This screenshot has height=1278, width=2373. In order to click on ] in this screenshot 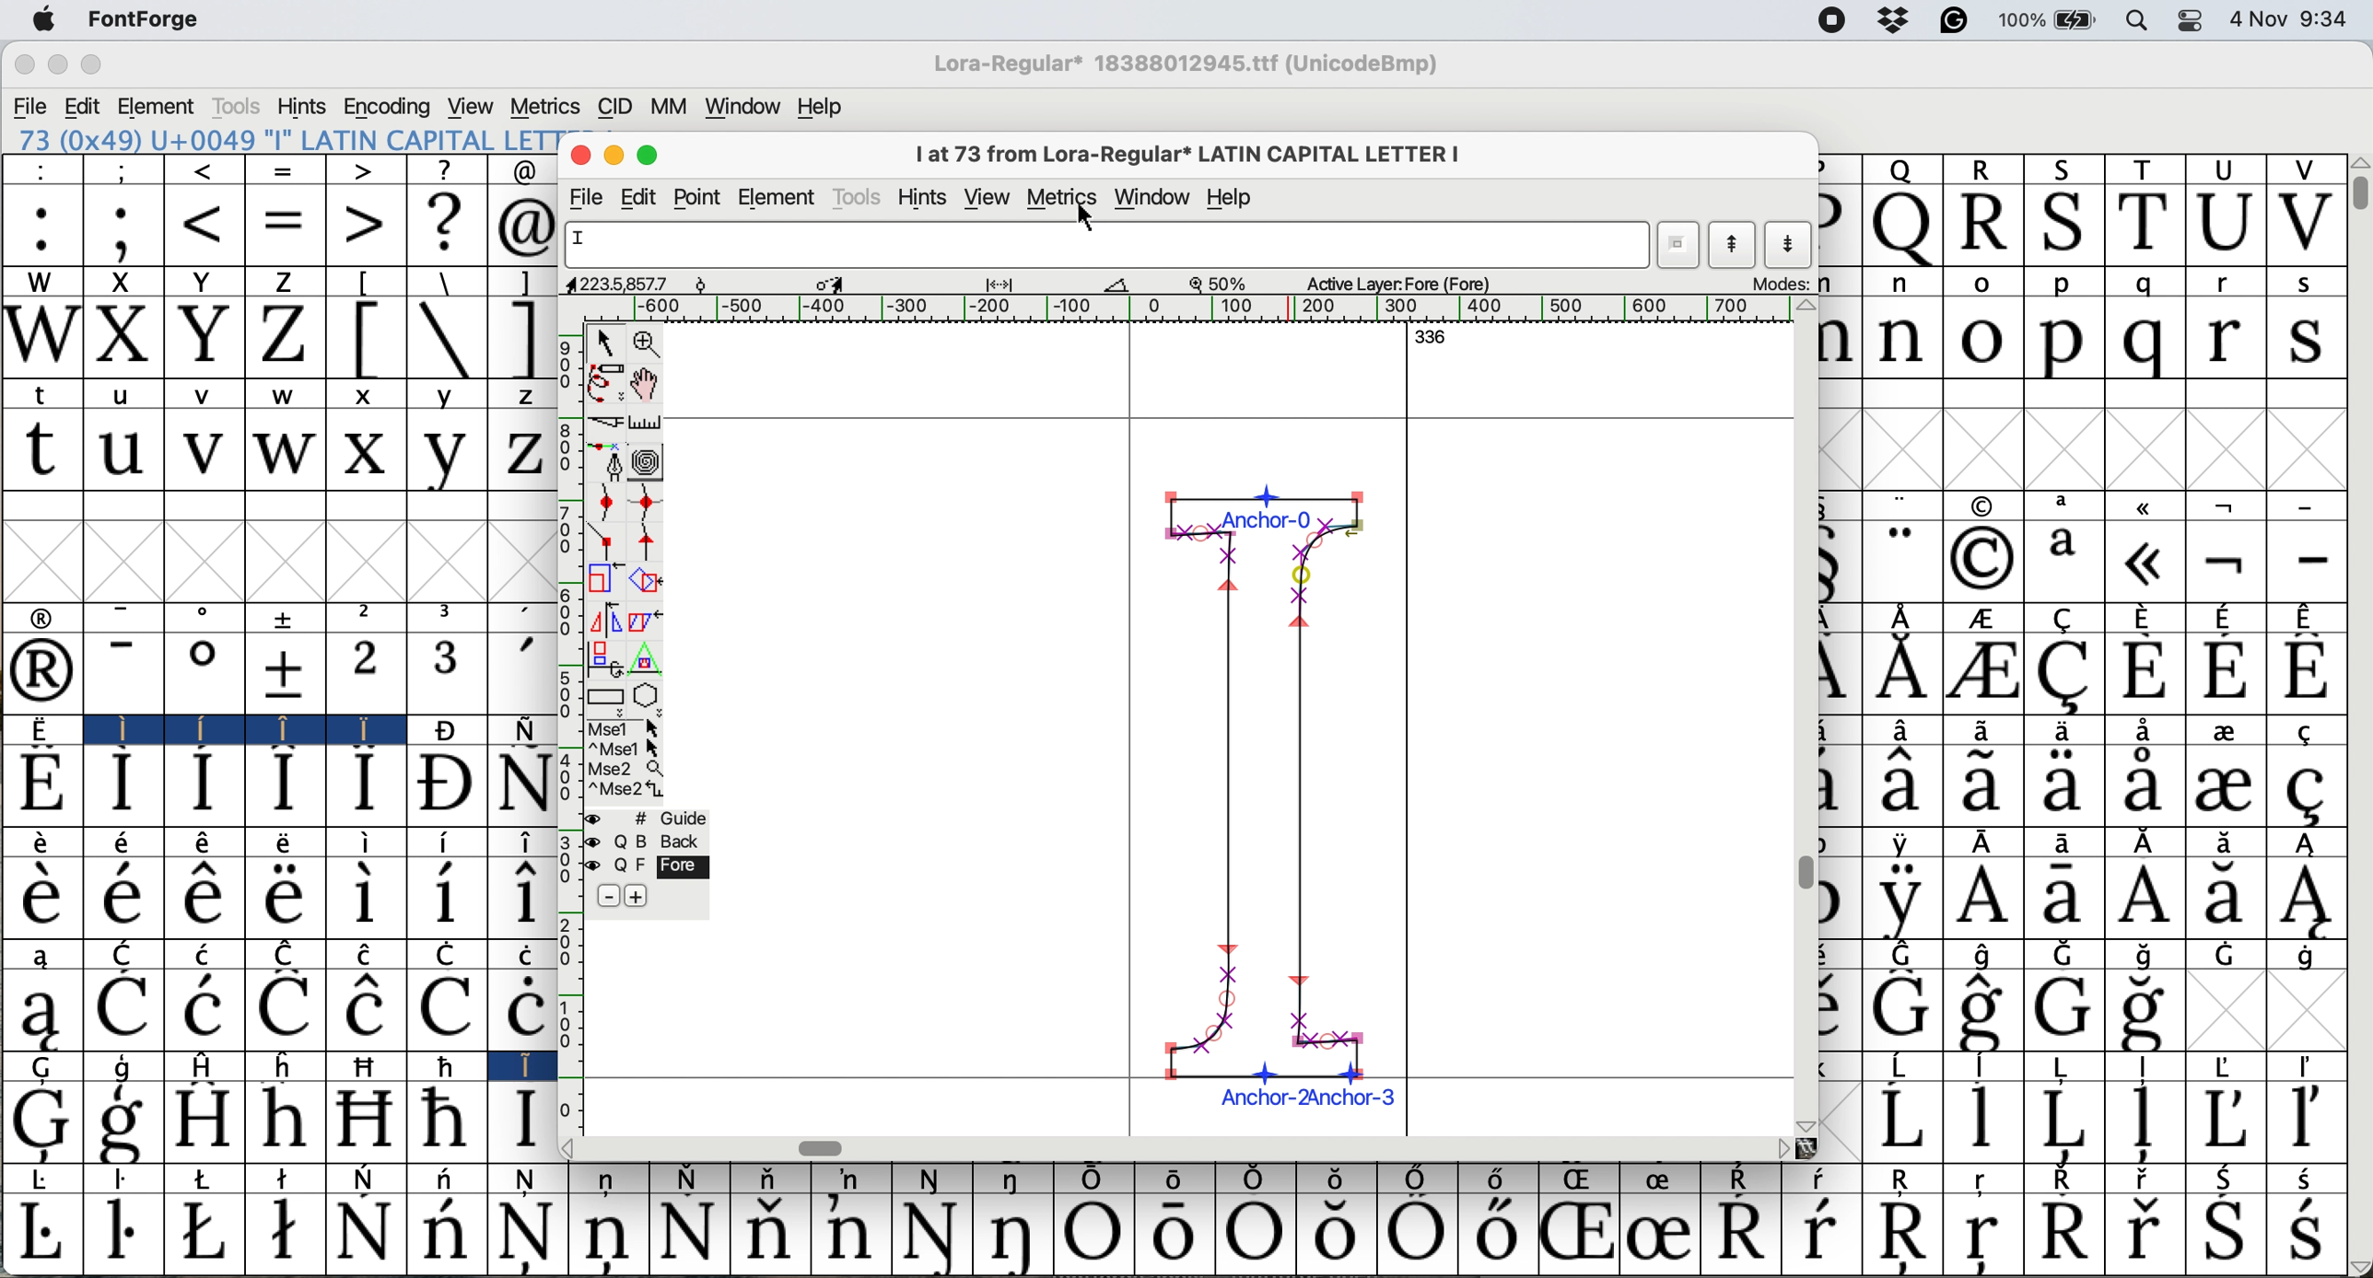, I will do `click(522, 339)`.